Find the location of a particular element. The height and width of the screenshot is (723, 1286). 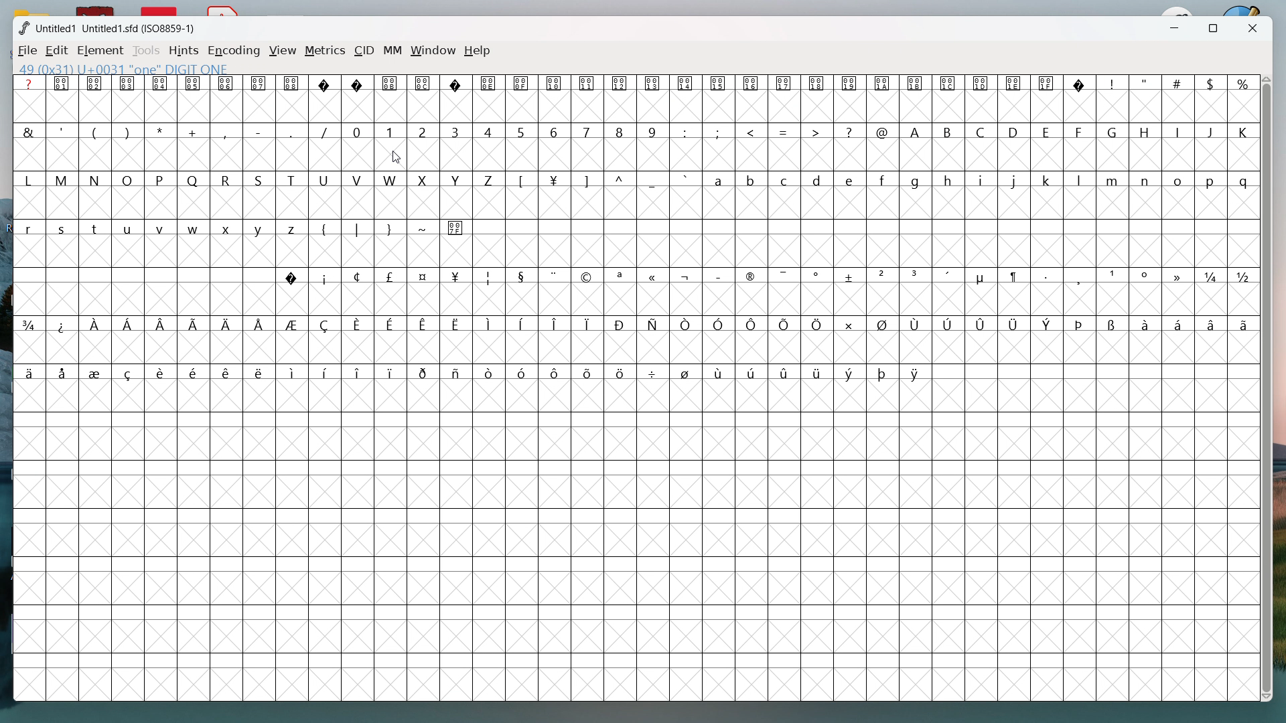

< is located at coordinates (754, 131).